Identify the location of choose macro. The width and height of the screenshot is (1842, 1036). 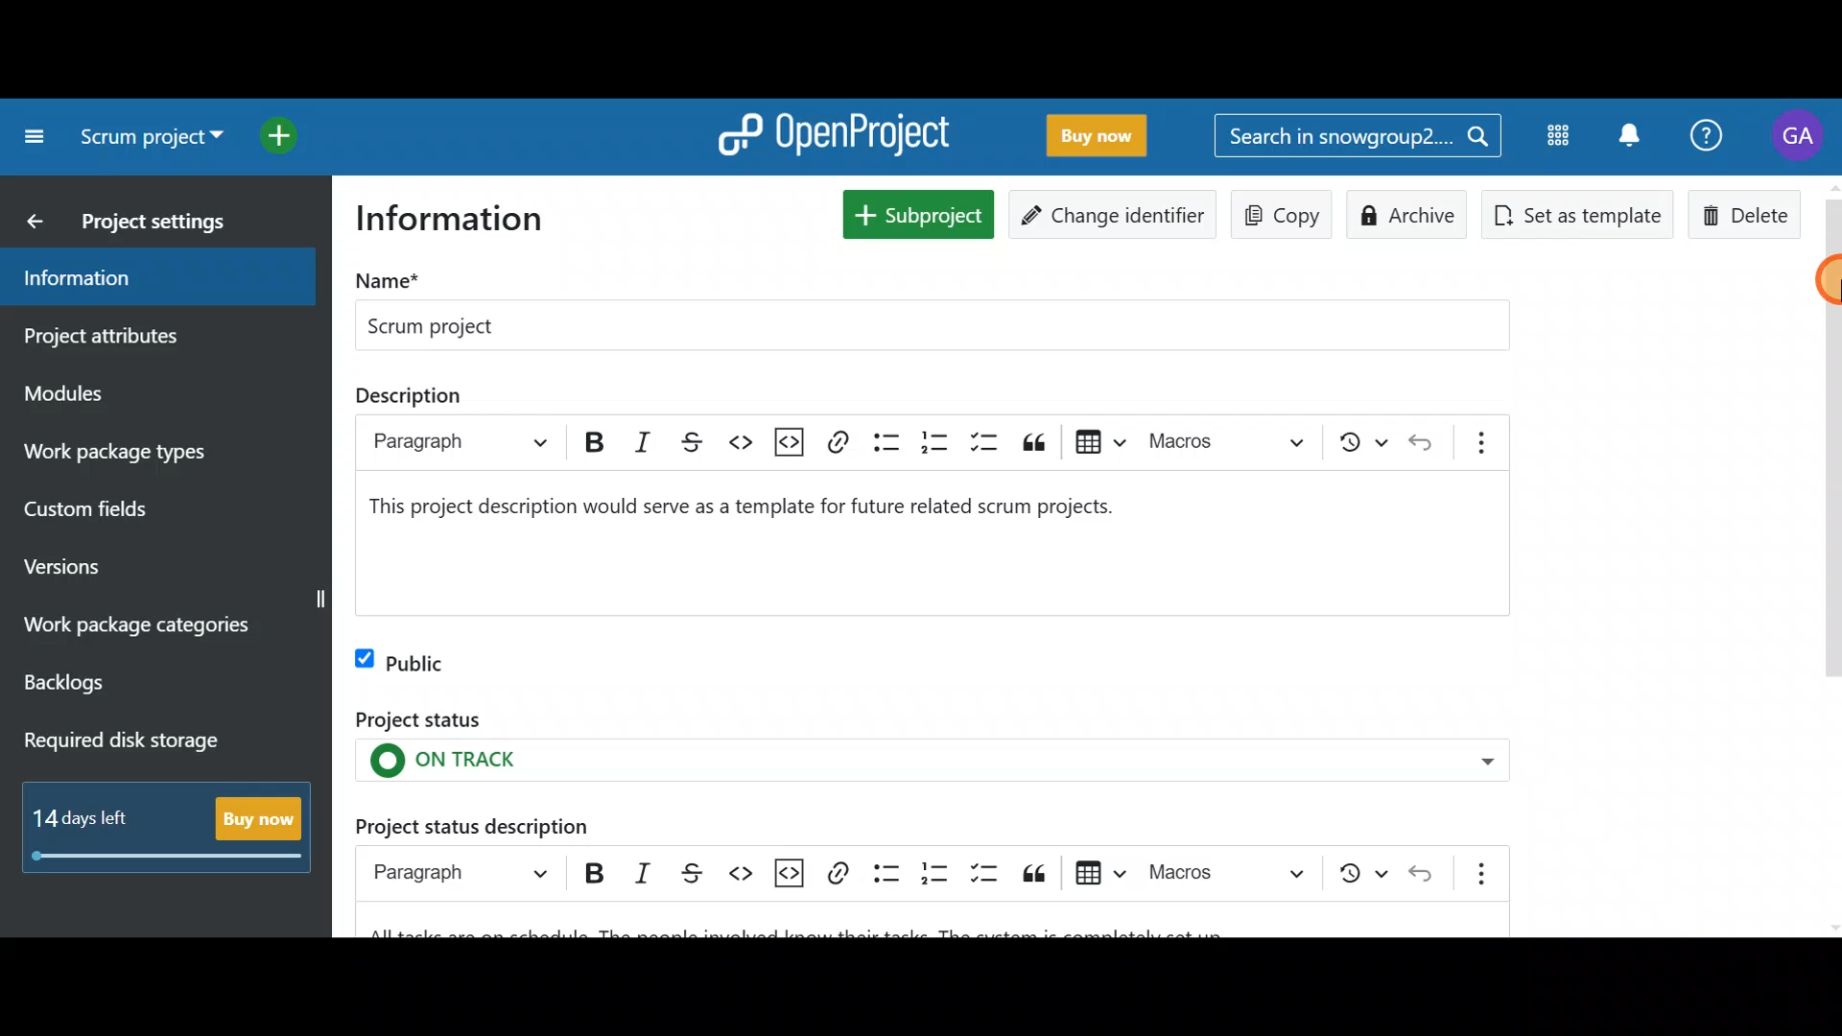
(1229, 439).